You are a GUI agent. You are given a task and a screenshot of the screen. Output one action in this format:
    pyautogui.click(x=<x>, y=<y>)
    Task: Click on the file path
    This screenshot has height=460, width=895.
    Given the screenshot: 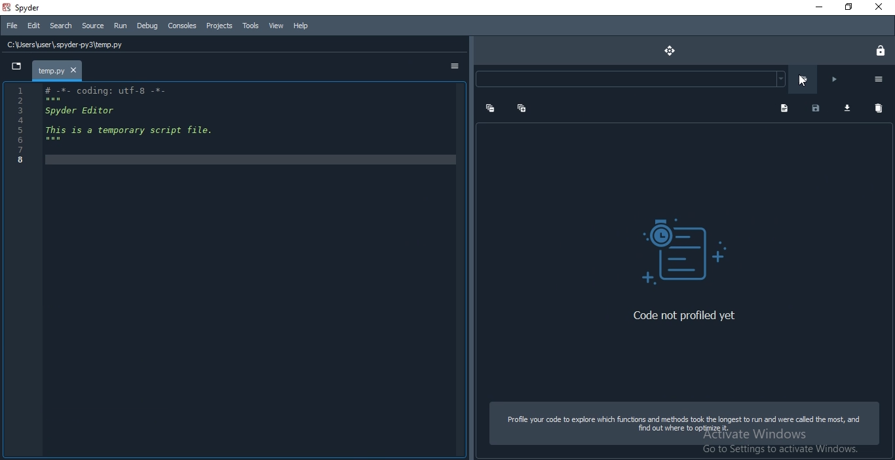 What is the action you would take?
    pyautogui.click(x=237, y=44)
    